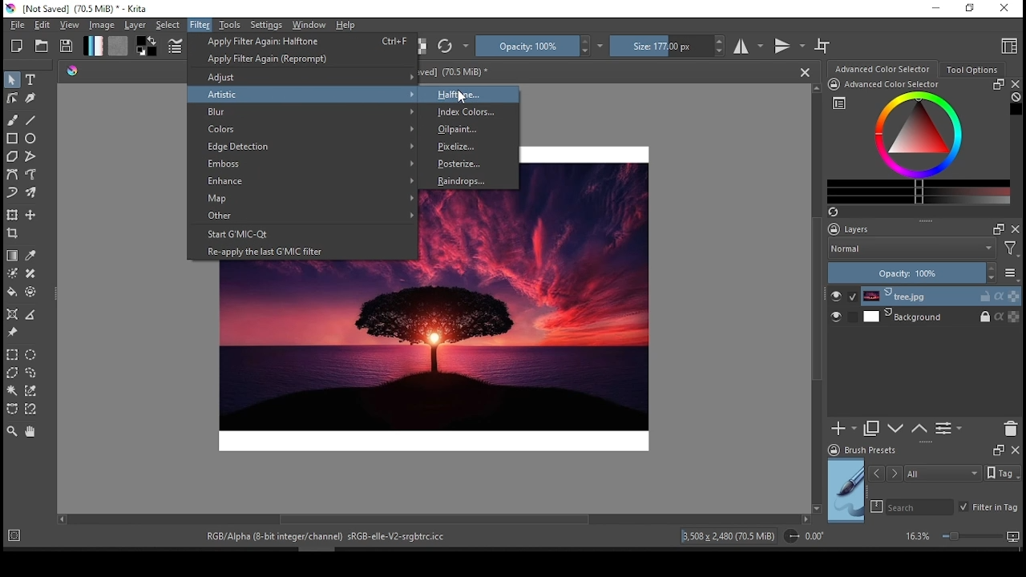 The height and width of the screenshot is (577, 1026). I want to click on size, so click(666, 46).